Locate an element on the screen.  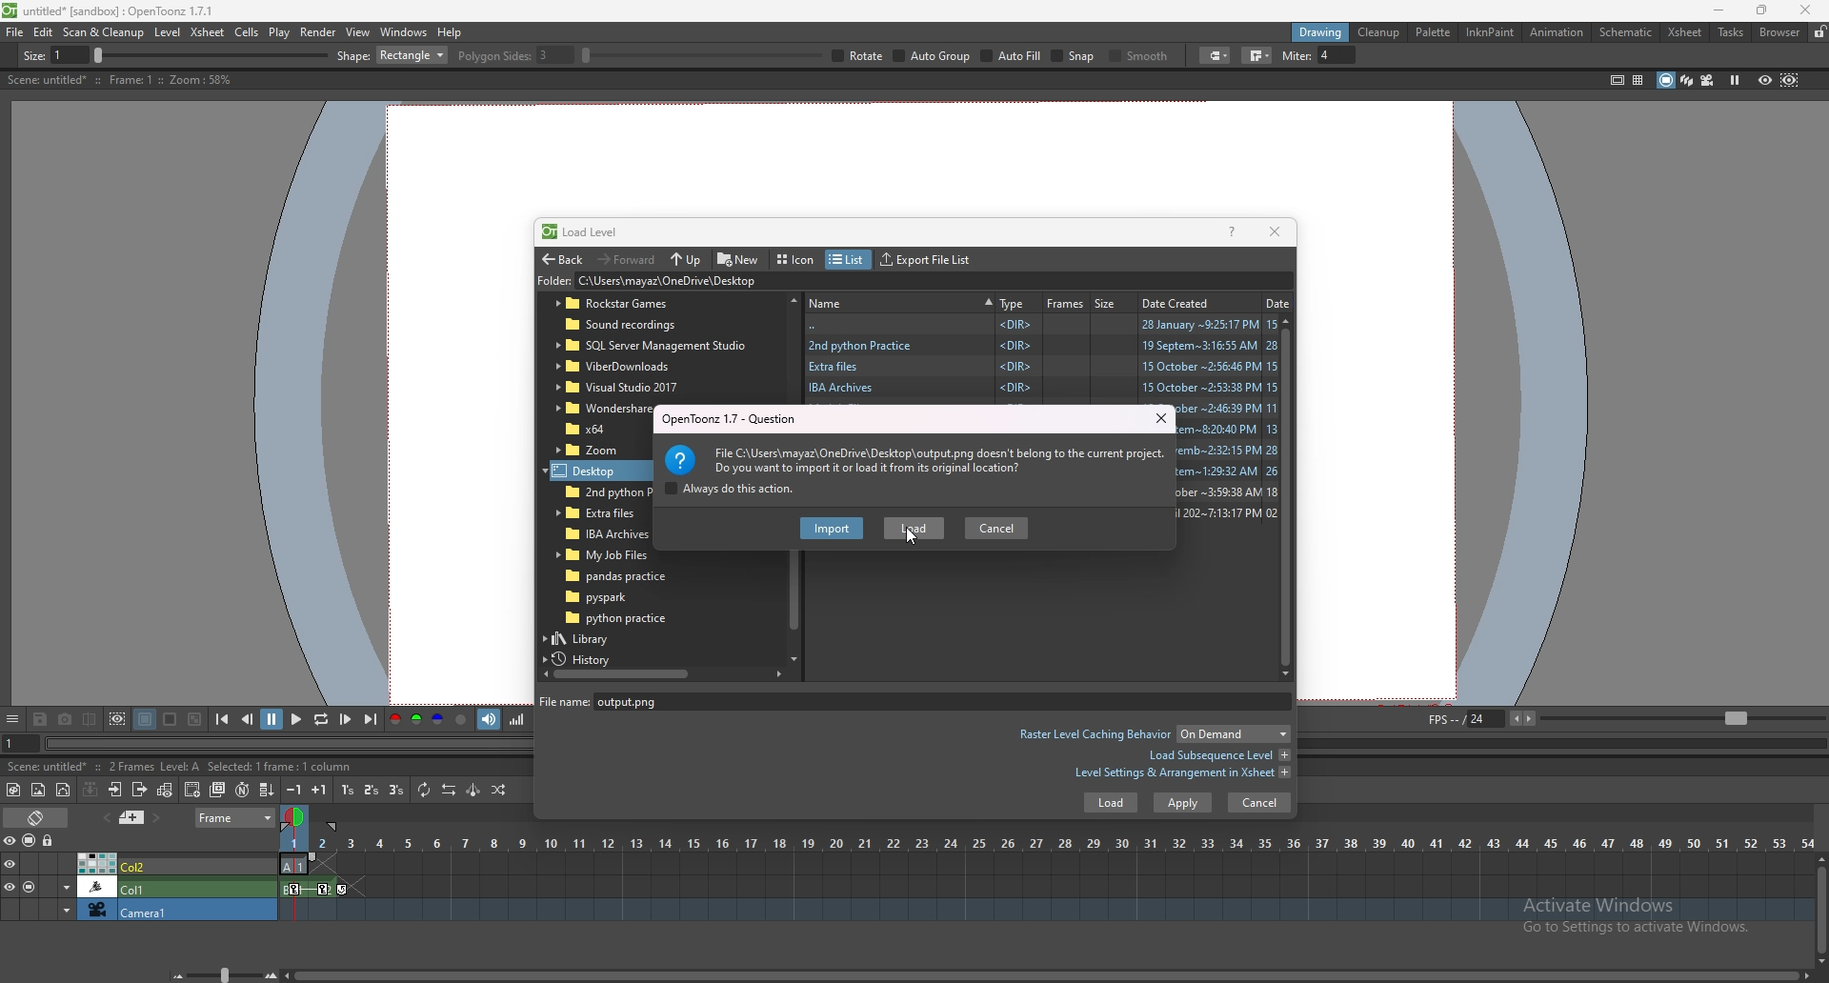
red channel is located at coordinates (393, 721).